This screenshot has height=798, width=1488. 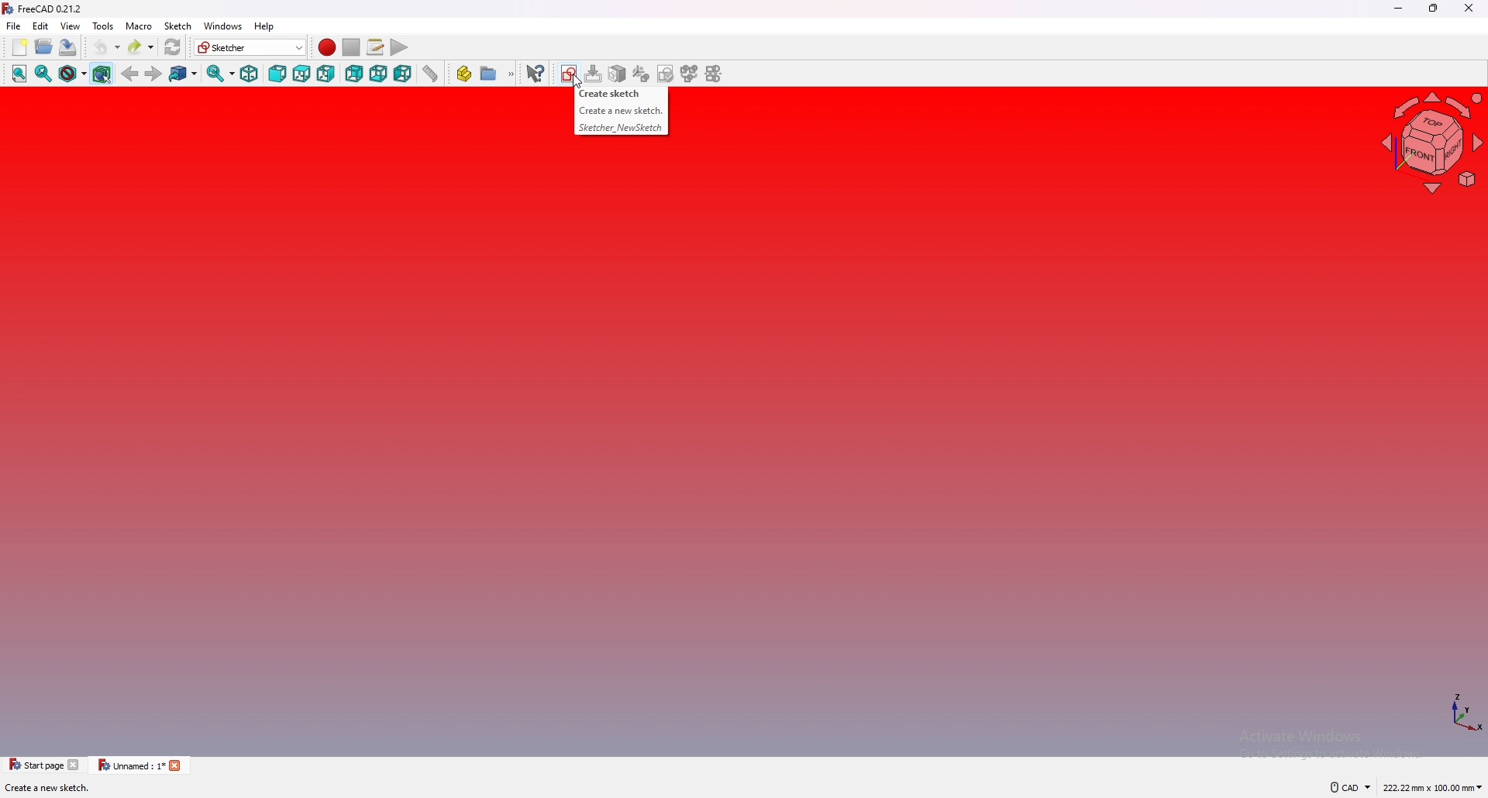 I want to click on view, so click(x=71, y=26).